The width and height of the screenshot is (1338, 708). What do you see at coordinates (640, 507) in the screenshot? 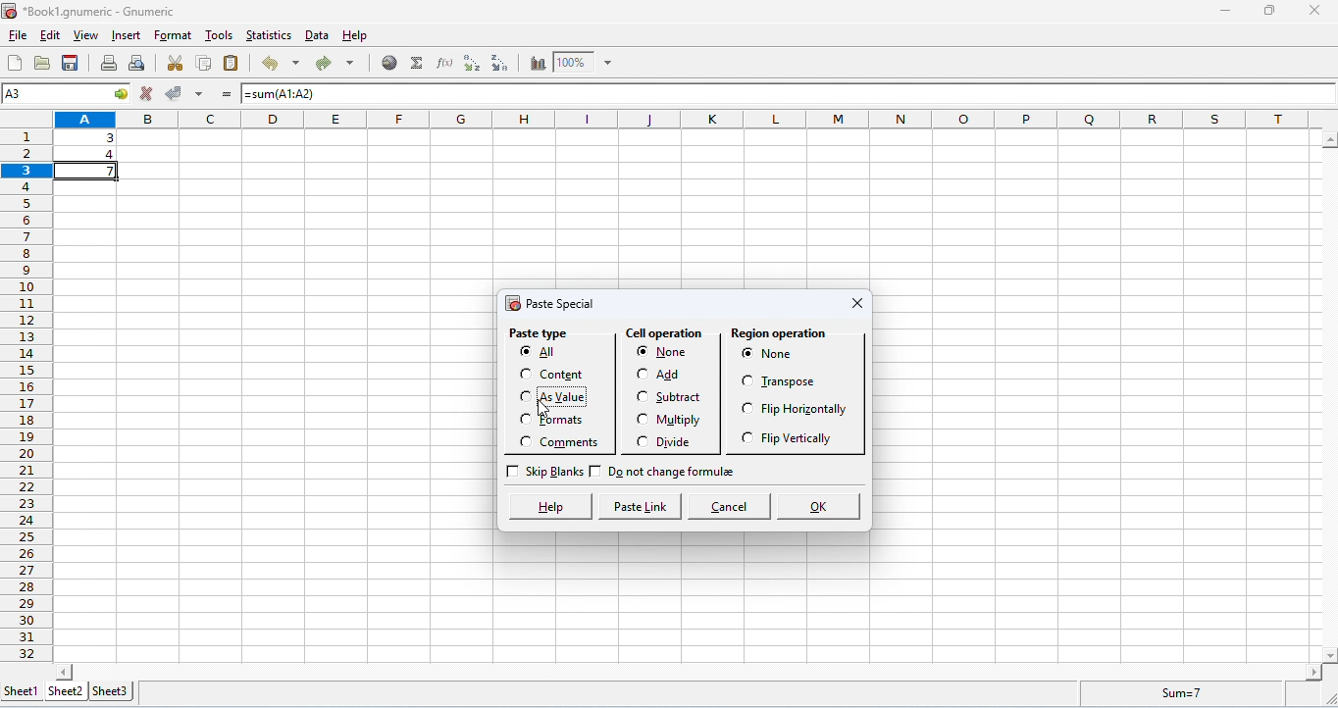
I see `paste link` at bounding box center [640, 507].